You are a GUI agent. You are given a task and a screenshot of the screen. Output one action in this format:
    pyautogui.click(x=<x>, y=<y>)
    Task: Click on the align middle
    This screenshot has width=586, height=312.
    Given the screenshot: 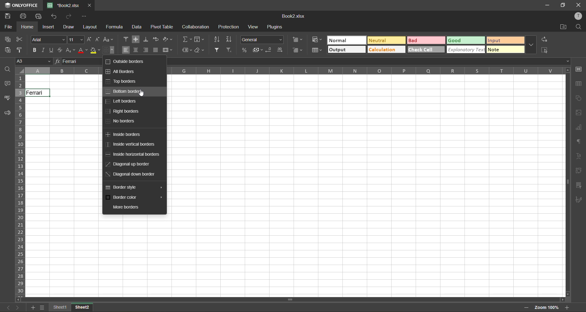 What is the action you would take?
    pyautogui.click(x=136, y=40)
    